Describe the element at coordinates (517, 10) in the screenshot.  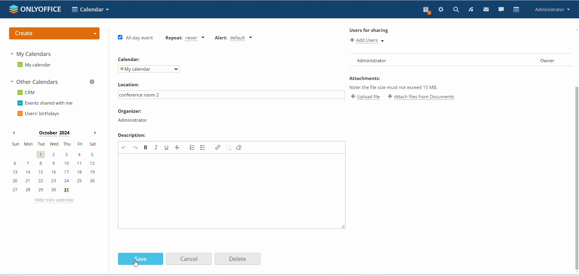
I see `calendar` at that location.